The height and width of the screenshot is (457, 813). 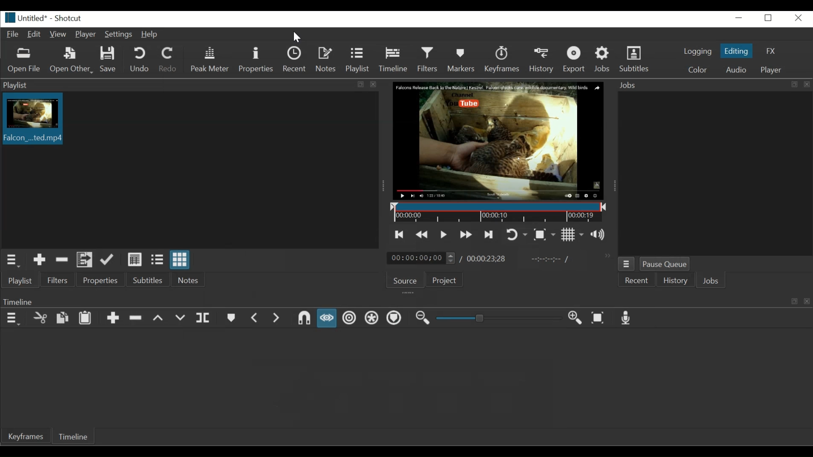 I want to click on Audio, so click(x=736, y=69).